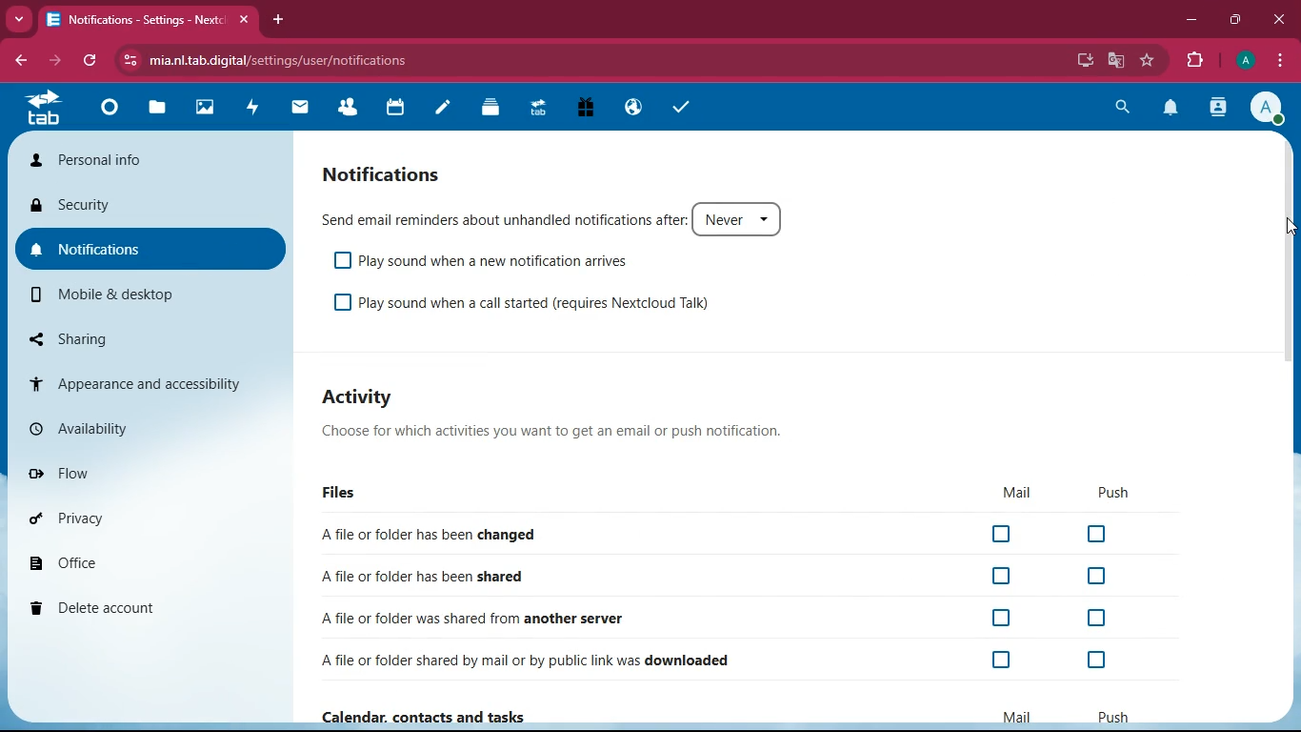 This screenshot has height=732, width=1301. Describe the element at coordinates (55, 59) in the screenshot. I see `forward` at that location.